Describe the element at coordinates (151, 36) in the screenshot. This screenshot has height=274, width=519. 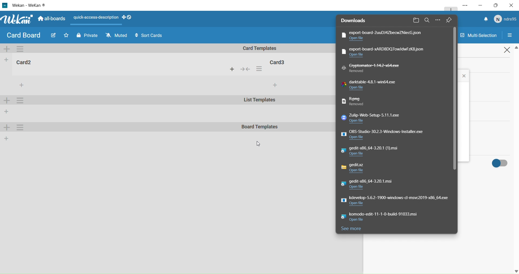
I see `Sort Cards` at that location.